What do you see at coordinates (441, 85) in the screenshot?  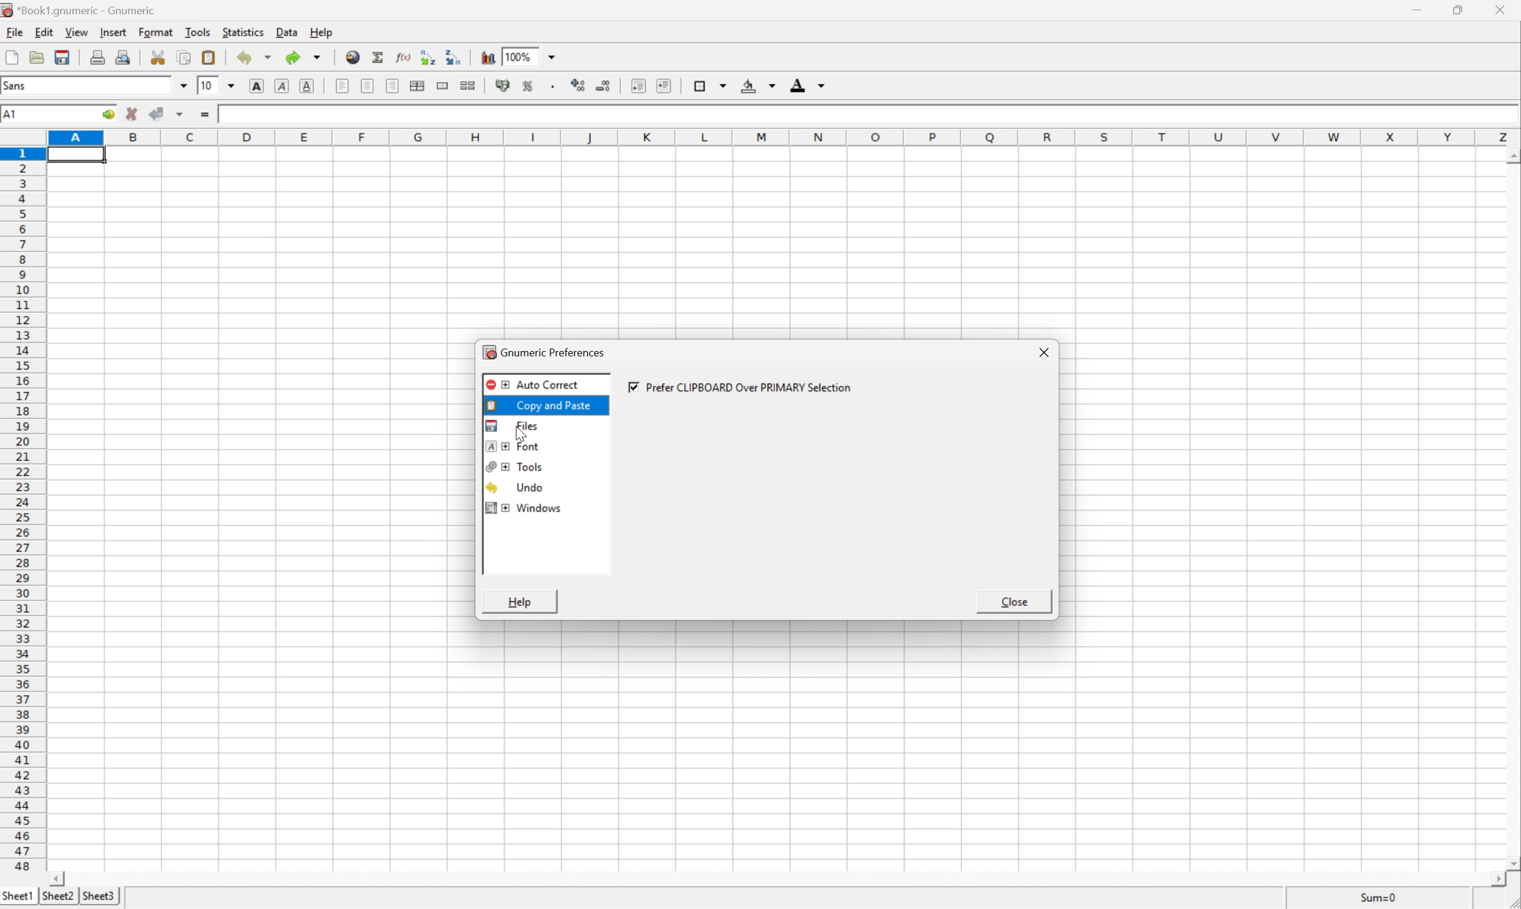 I see `merge a range of cells` at bounding box center [441, 85].